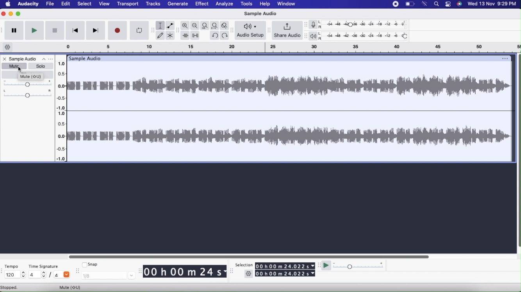  I want to click on Redo, so click(225, 35).